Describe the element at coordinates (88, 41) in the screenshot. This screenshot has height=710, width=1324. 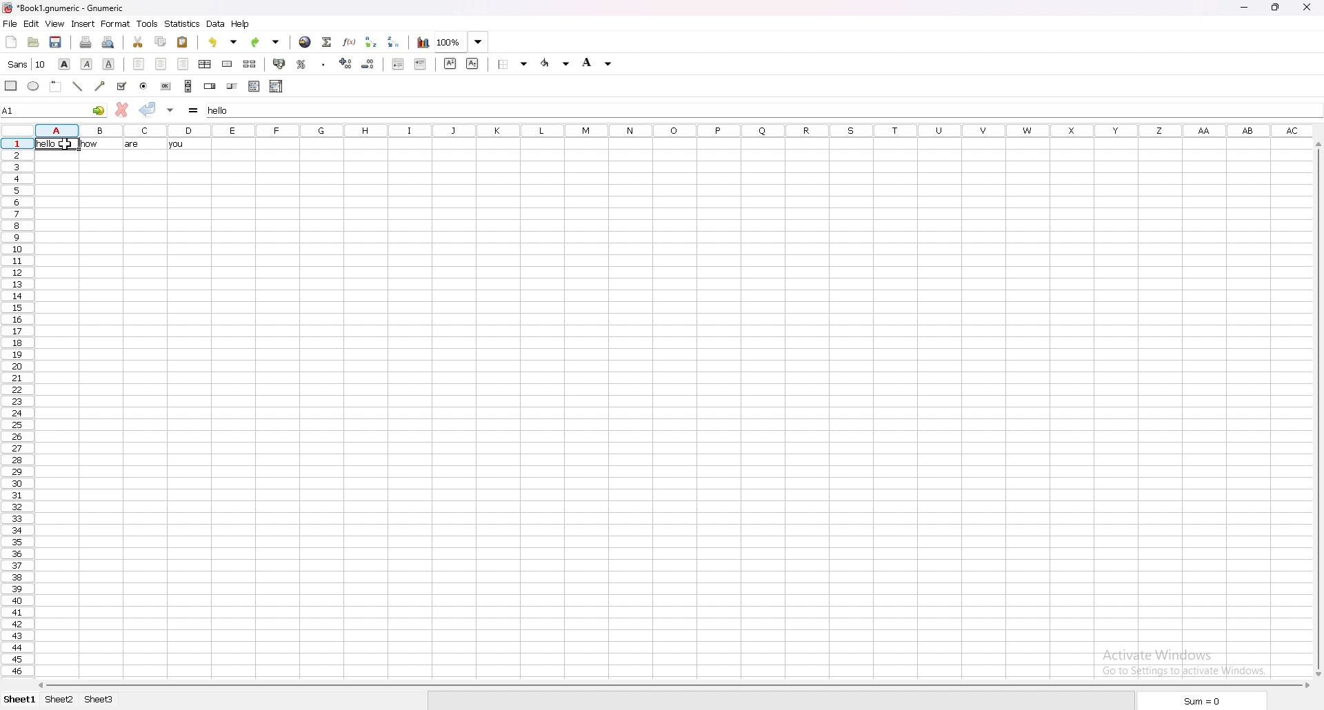
I see `print` at that location.